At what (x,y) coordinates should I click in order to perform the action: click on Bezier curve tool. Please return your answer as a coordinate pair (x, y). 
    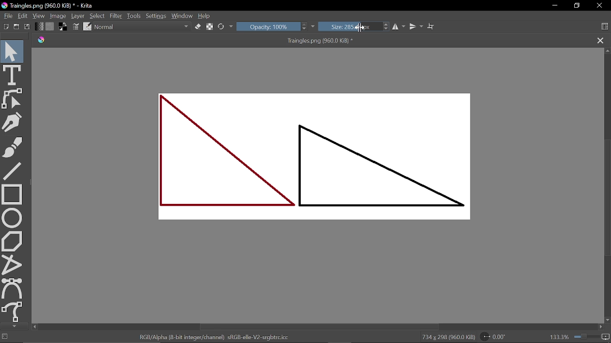
    Looking at the image, I should click on (12, 288).